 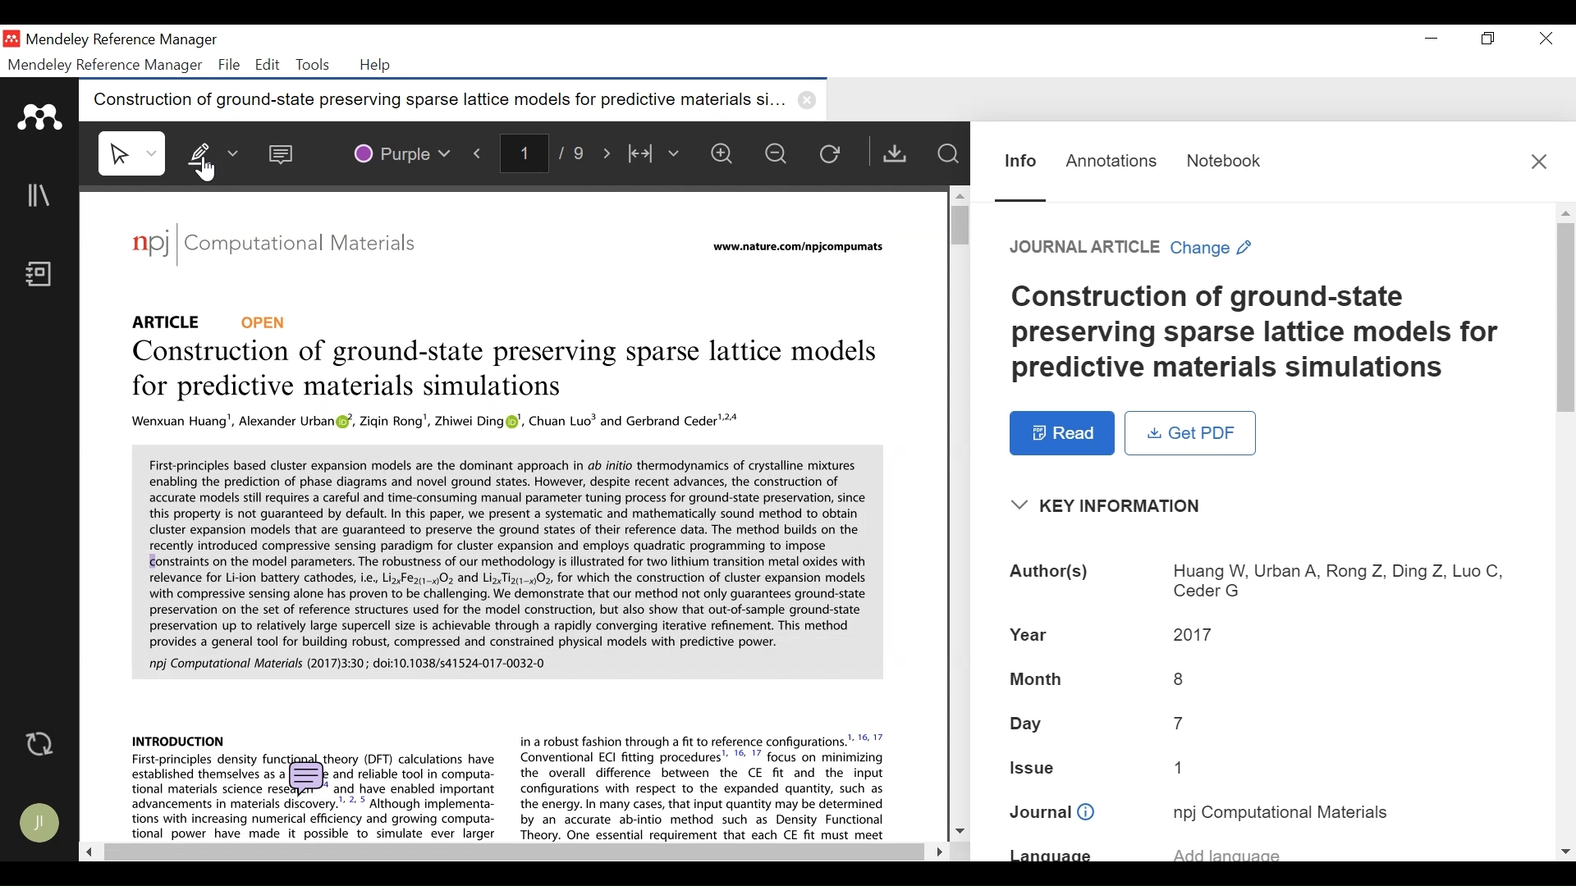 What do you see at coordinates (894, 153) in the screenshot?
I see `Get PDF` at bounding box center [894, 153].